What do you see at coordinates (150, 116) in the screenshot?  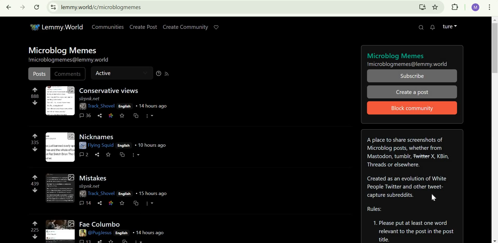 I see `more` at bounding box center [150, 116].